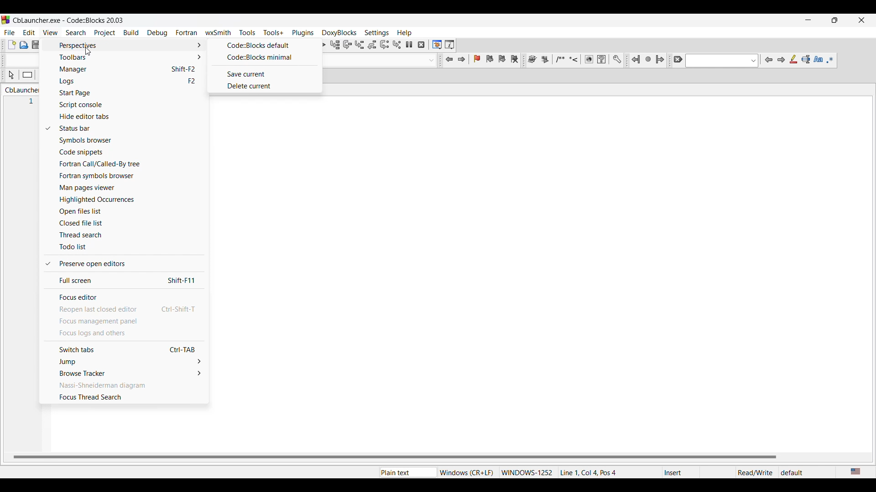  I want to click on Preserve open editors, so click(130, 264).